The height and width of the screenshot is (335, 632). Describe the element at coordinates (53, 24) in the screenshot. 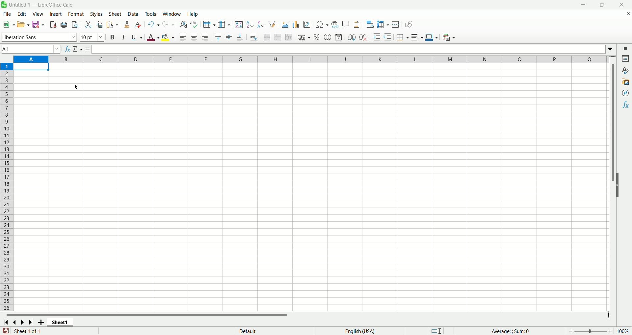

I see `export as PDF` at that location.